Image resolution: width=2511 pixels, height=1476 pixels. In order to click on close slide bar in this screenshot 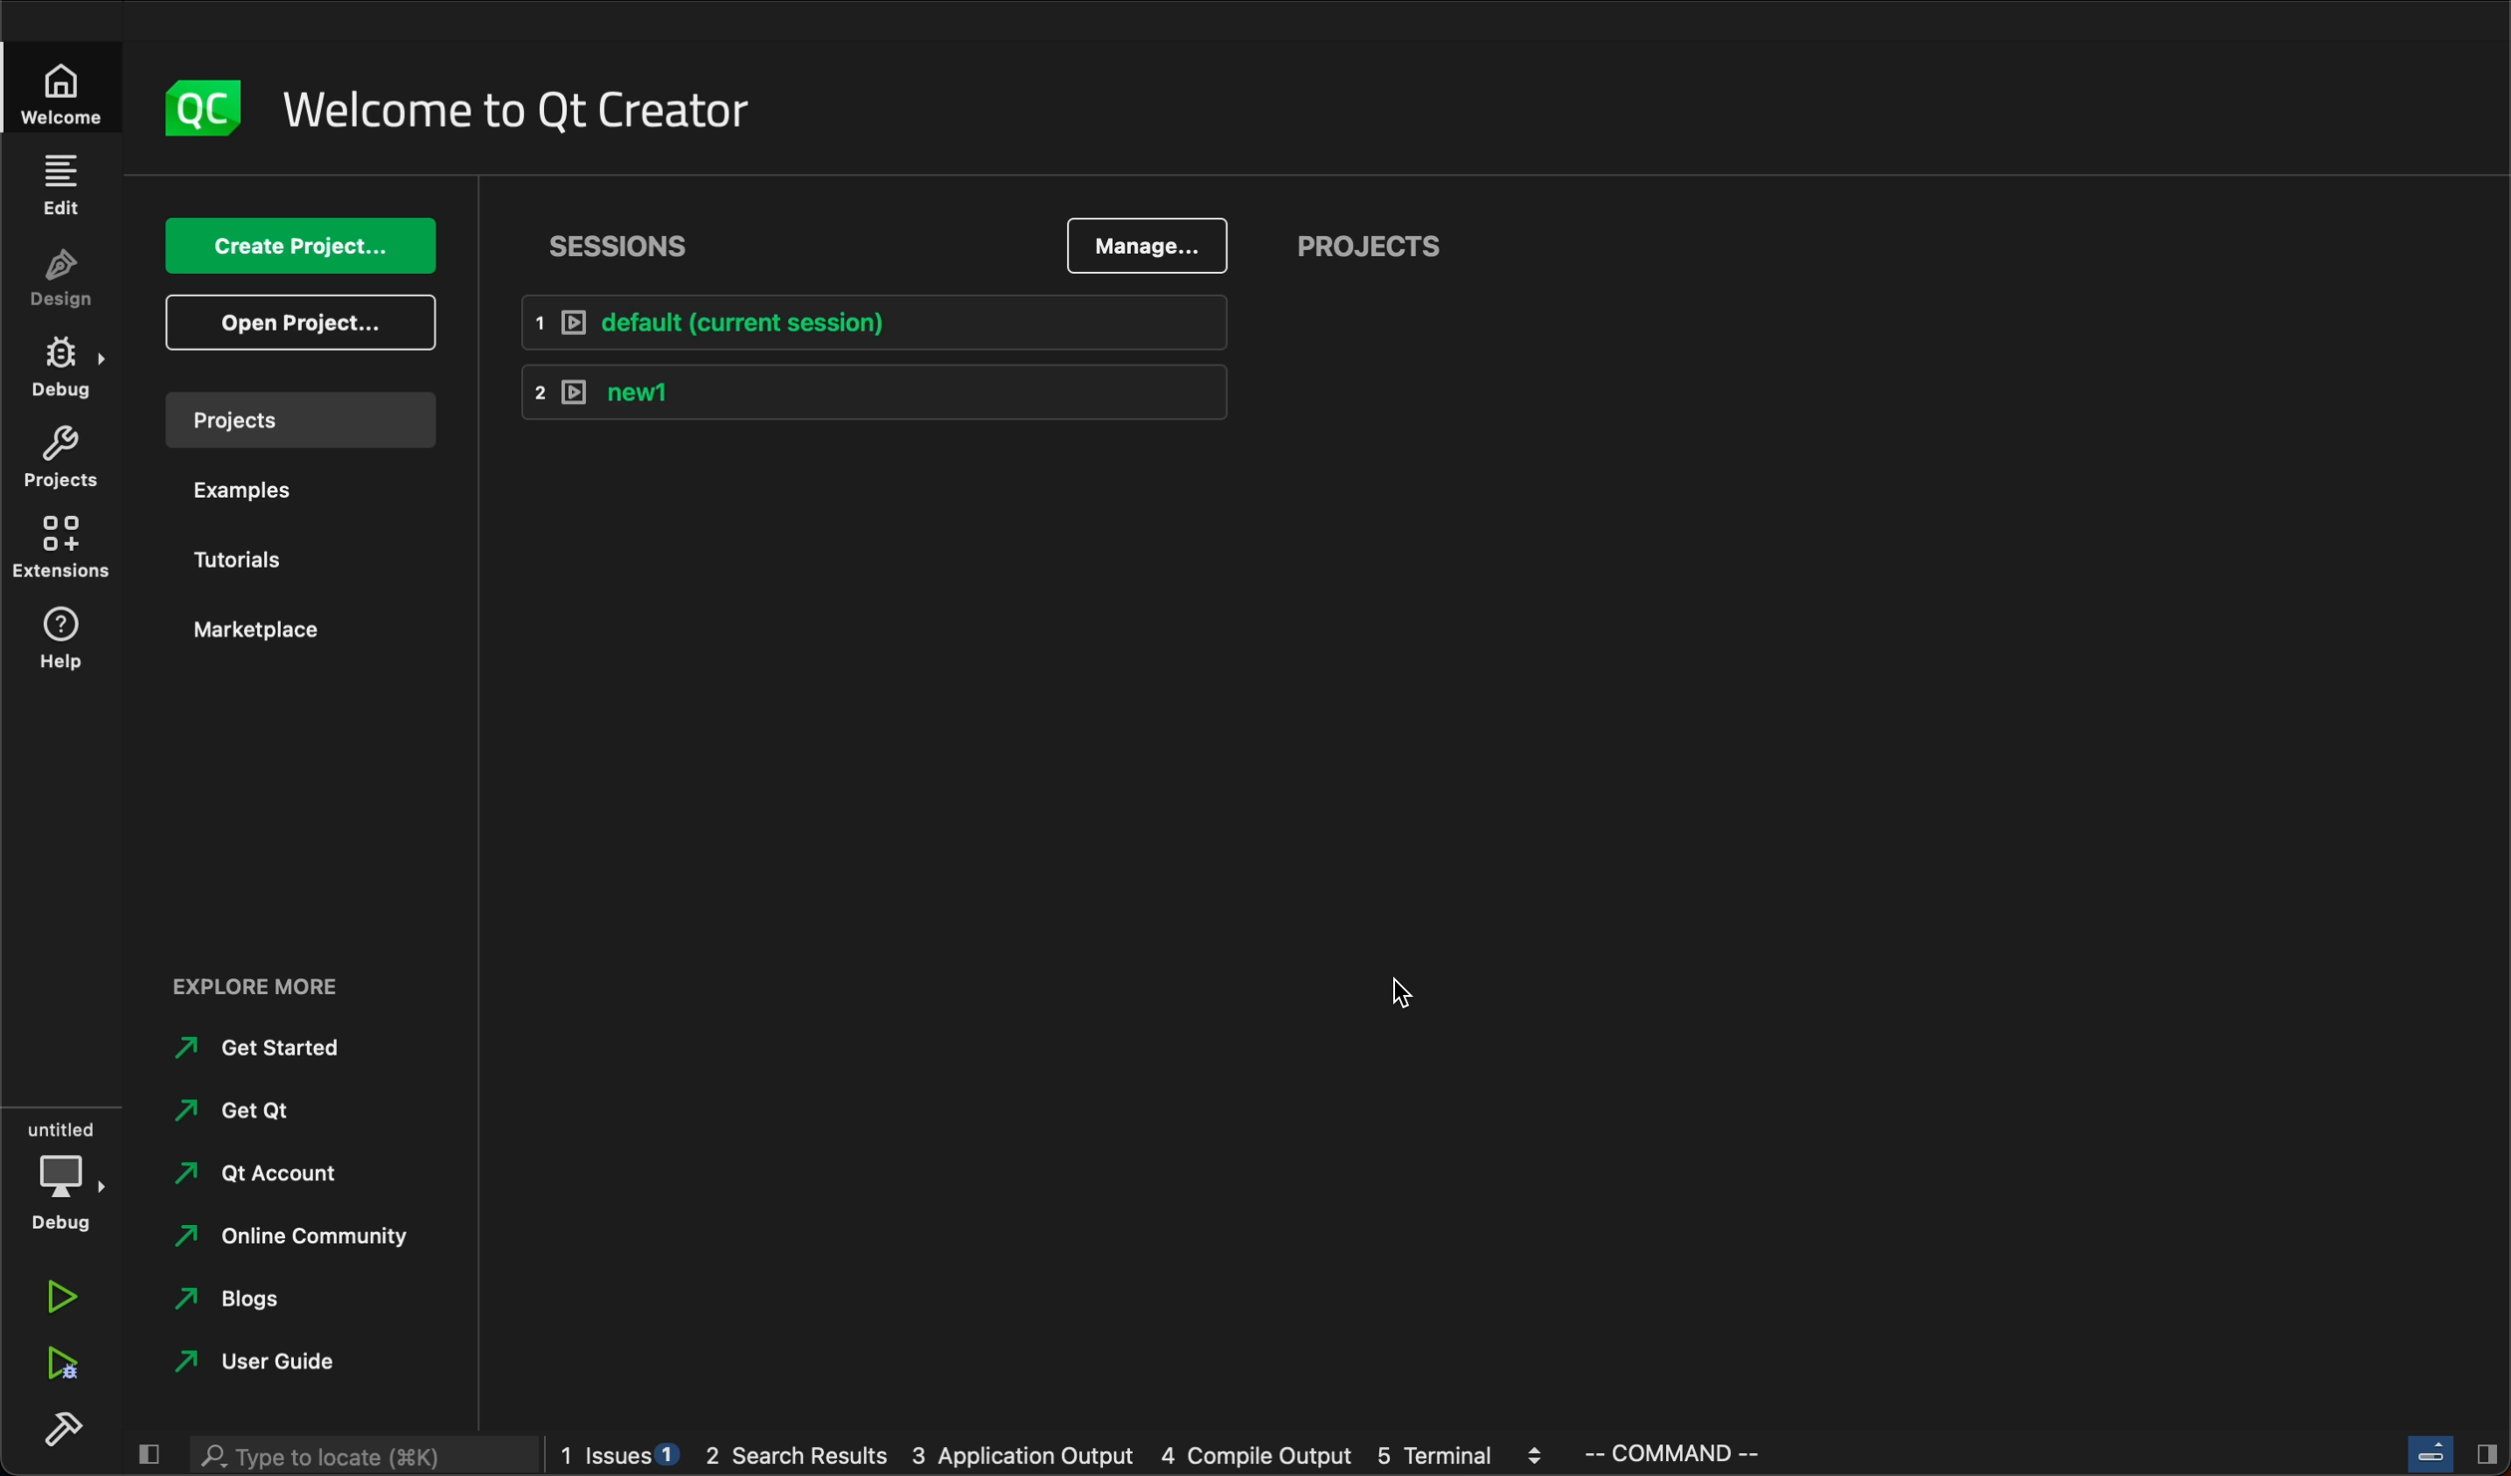, I will do `click(148, 1452)`.